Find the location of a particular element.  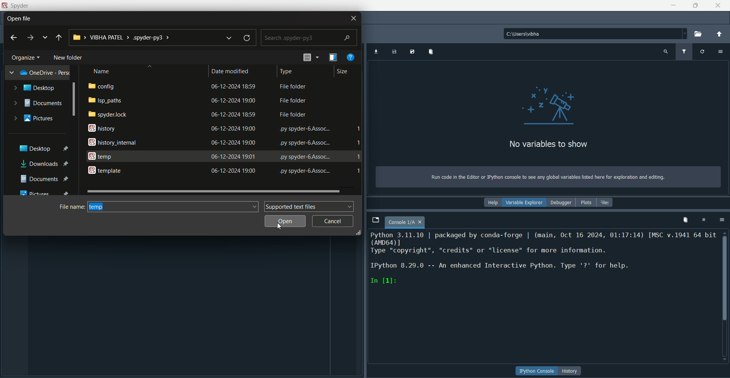

horizontal scroll is located at coordinates (213, 191).